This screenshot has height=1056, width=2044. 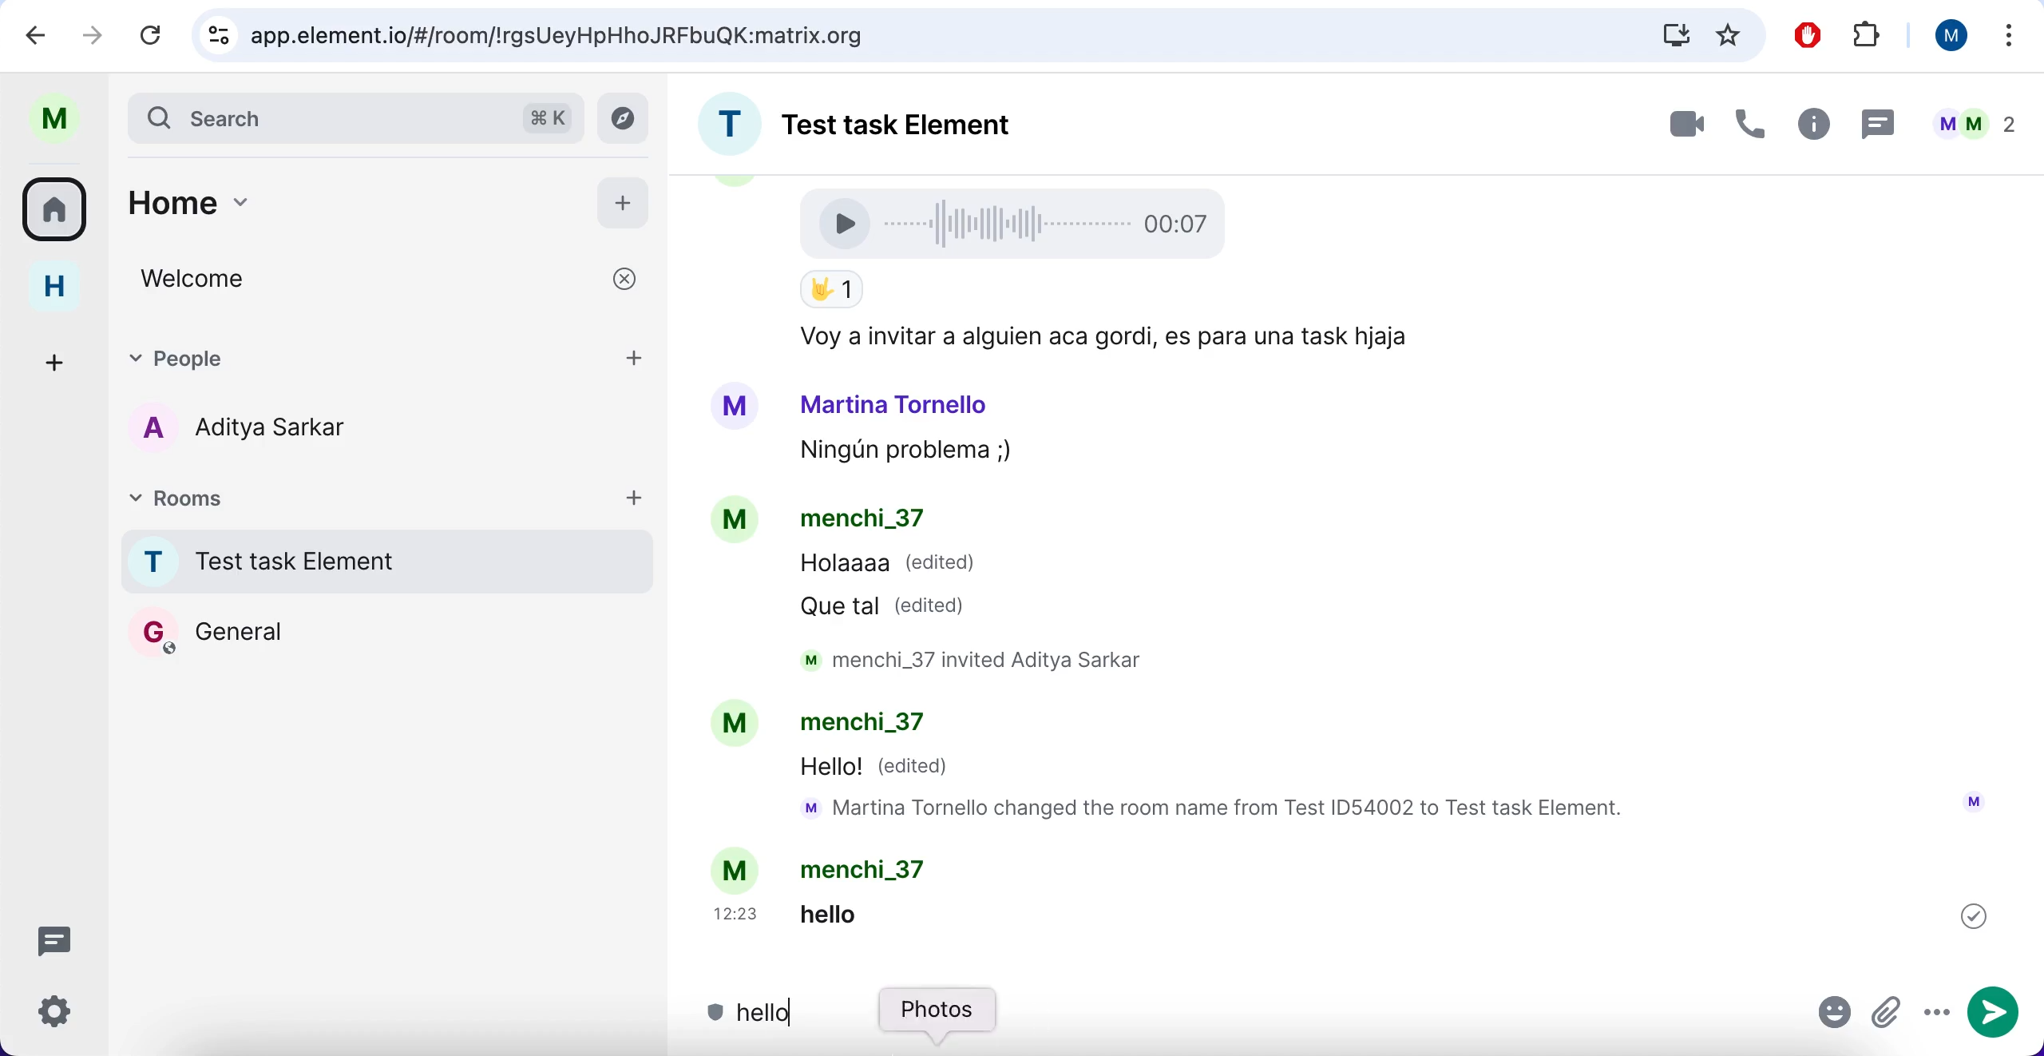 I want to click on home, so click(x=332, y=211).